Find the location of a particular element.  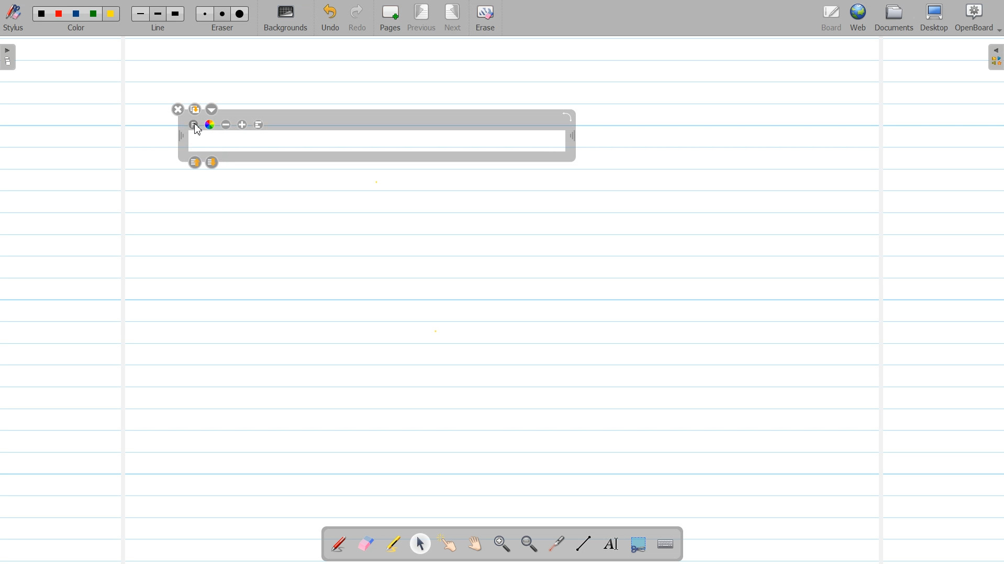

Interact With Item is located at coordinates (448, 545).